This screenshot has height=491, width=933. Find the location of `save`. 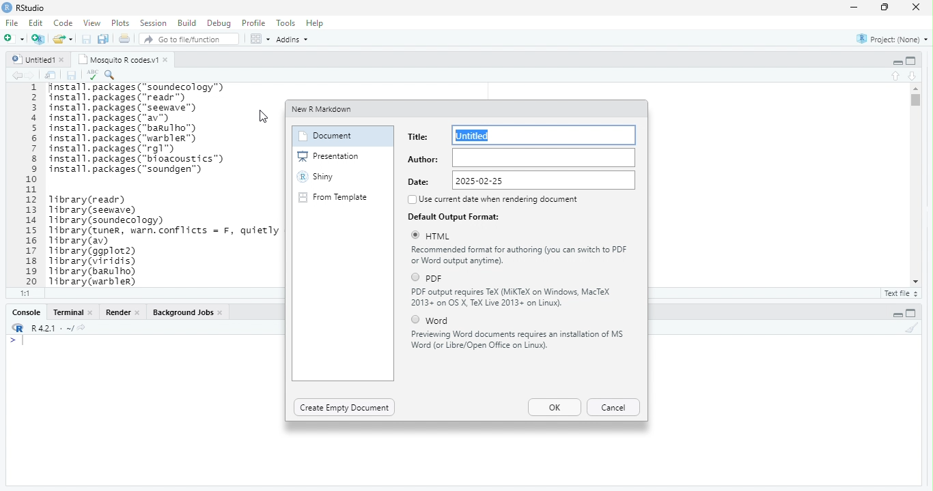

save is located at coordinates (87, 39).